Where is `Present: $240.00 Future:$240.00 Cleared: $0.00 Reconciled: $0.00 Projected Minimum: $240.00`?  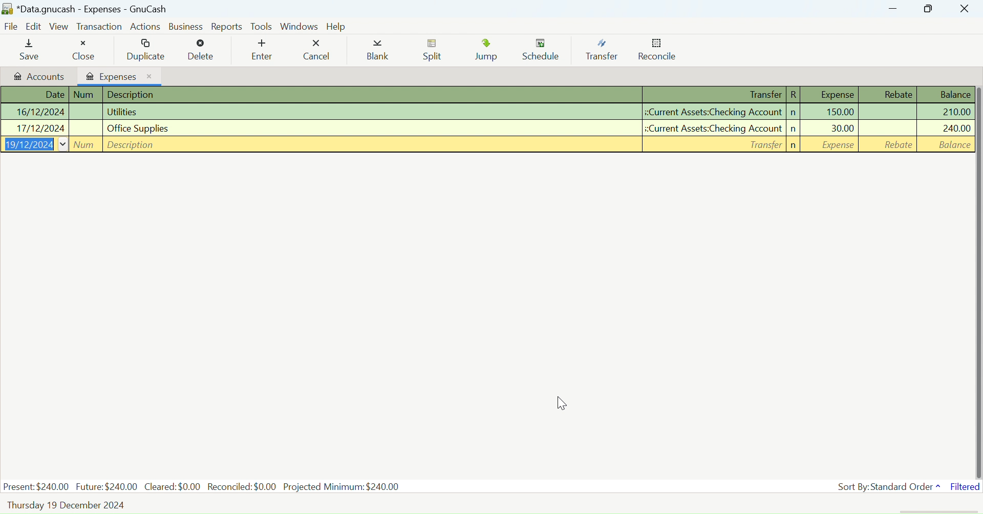 Present: $240.00 Future:$240.00 Cleared: $0.00 Reconciled: $0.00 Projected Minimum: $240.00 is located at coordinates (203, 486).